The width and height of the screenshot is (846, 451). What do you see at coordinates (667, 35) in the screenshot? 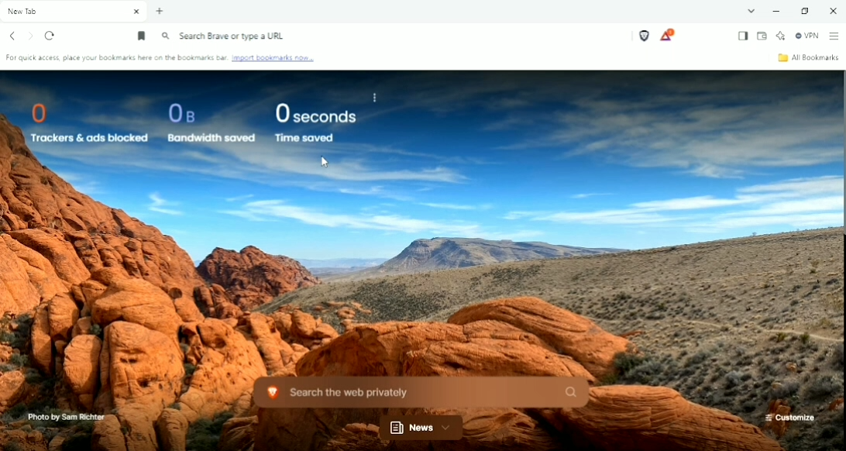
I see `Rewards` at bounding box center [667, 35].